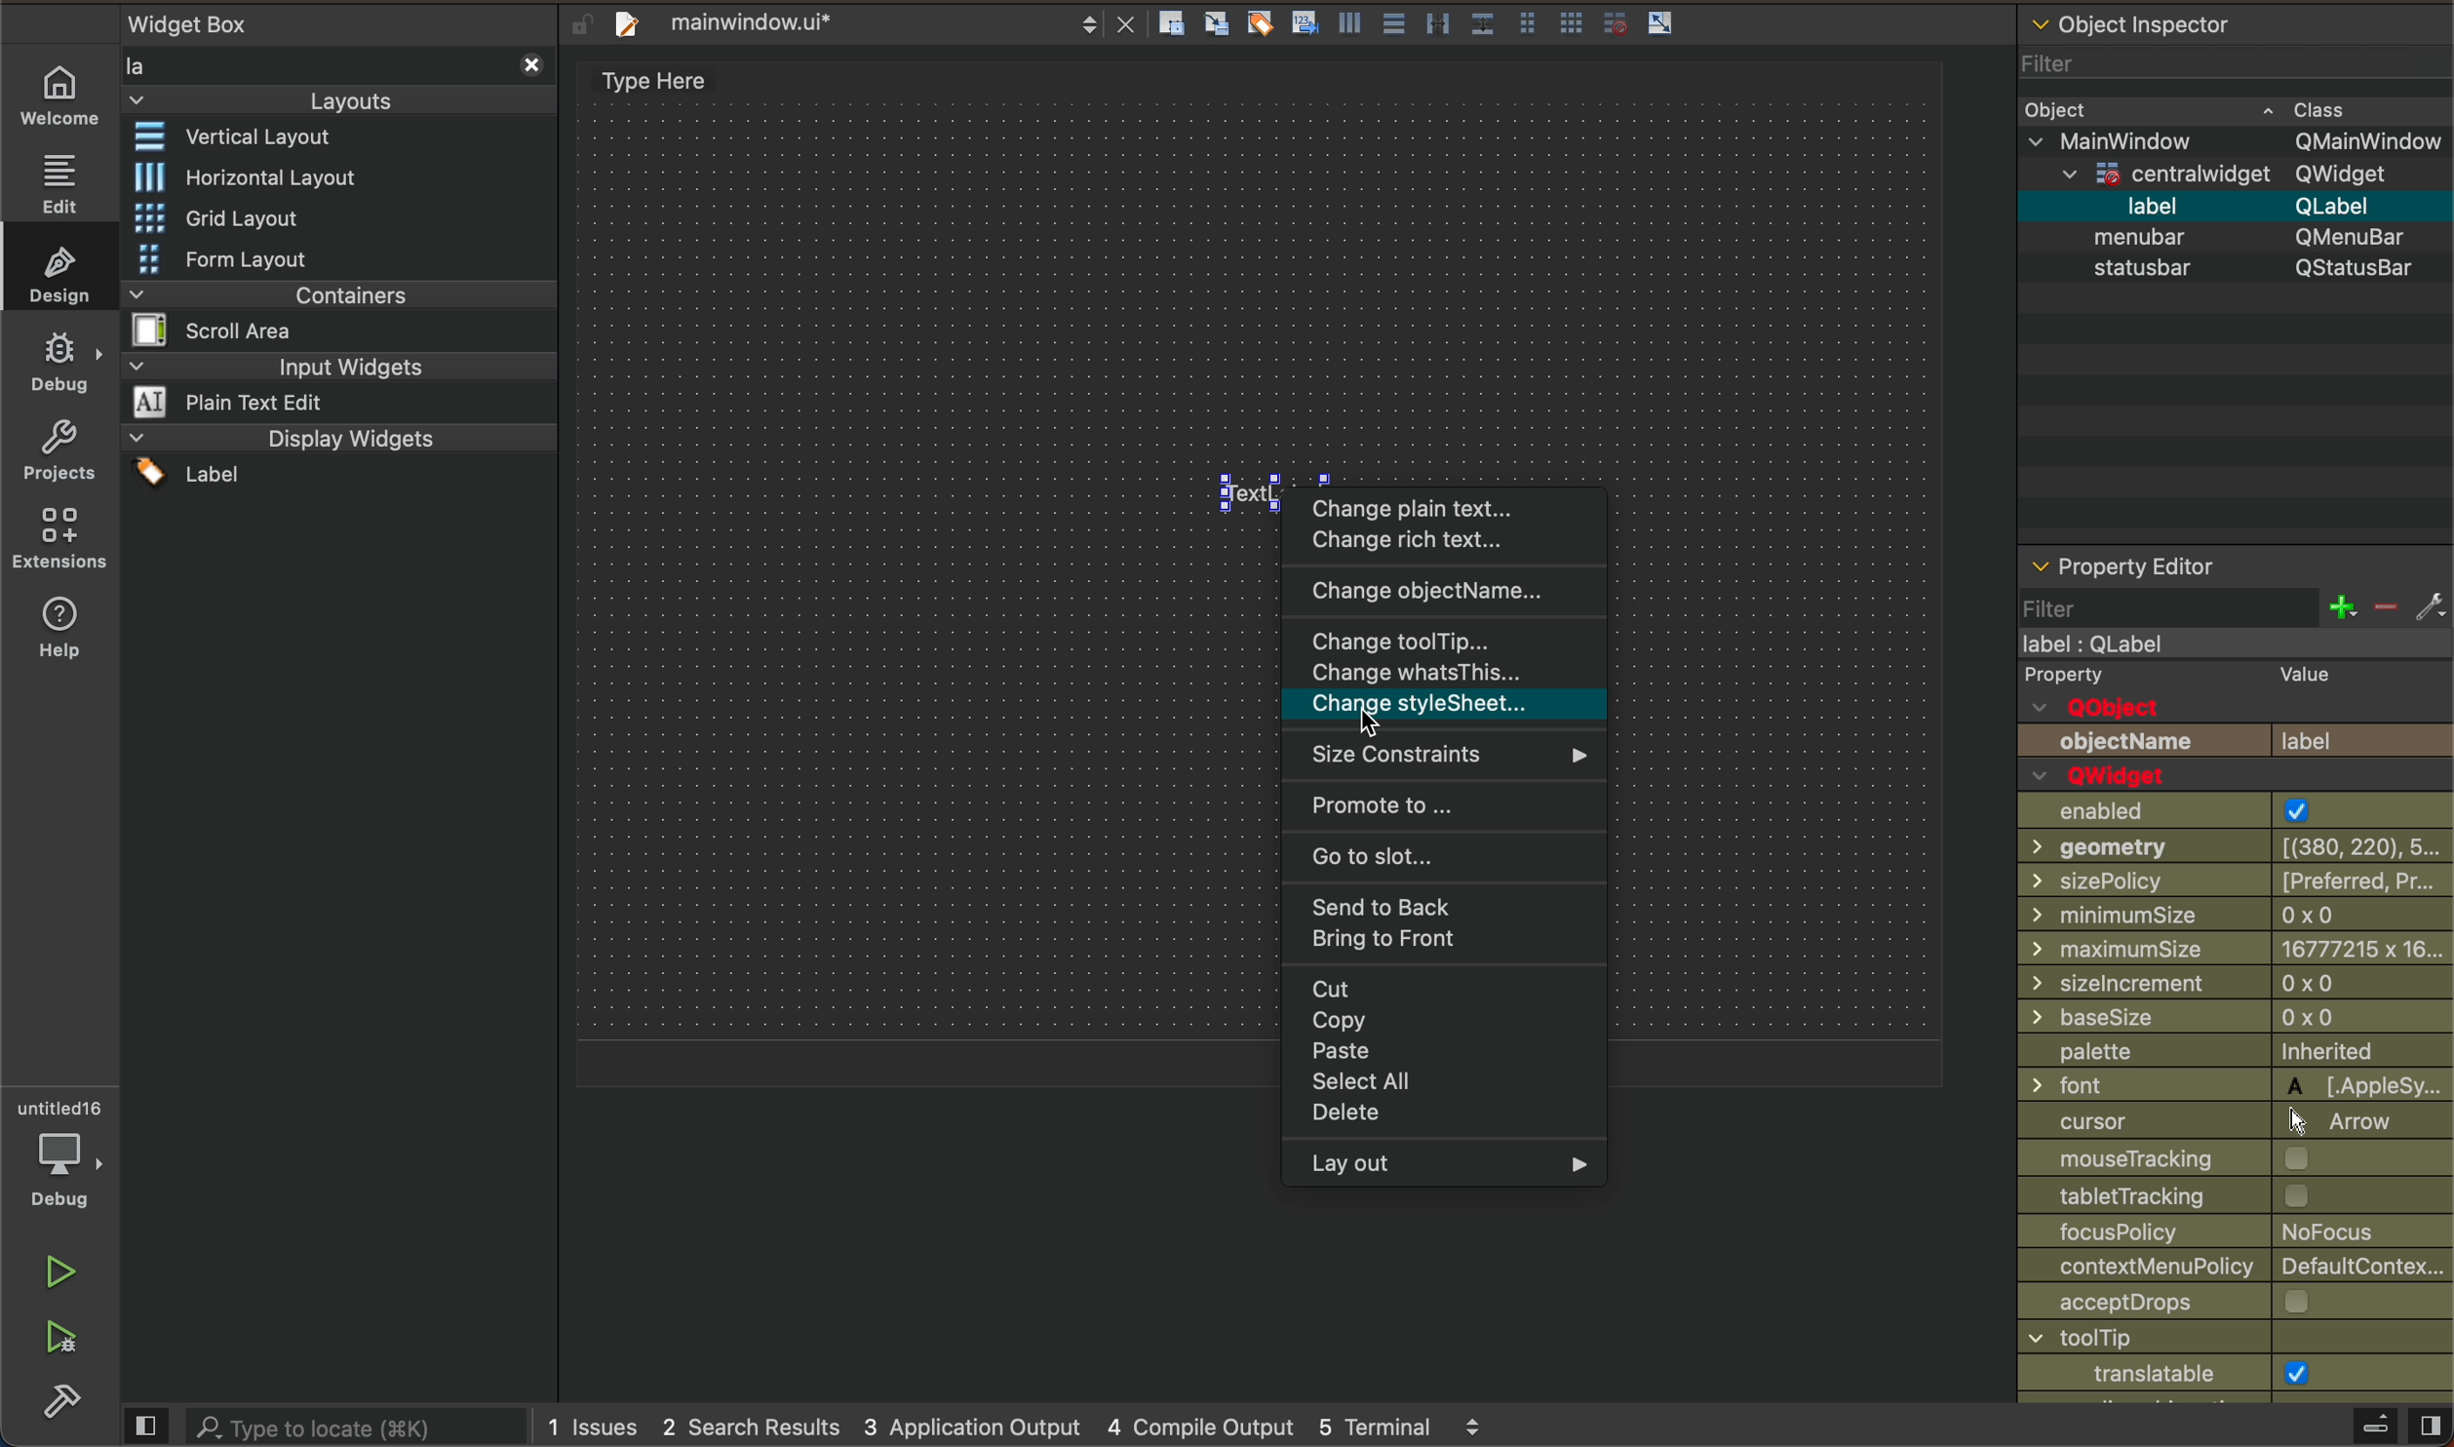  Describe the element at coordinates (2235, 1018) in the screenshot. I see `` at that location.